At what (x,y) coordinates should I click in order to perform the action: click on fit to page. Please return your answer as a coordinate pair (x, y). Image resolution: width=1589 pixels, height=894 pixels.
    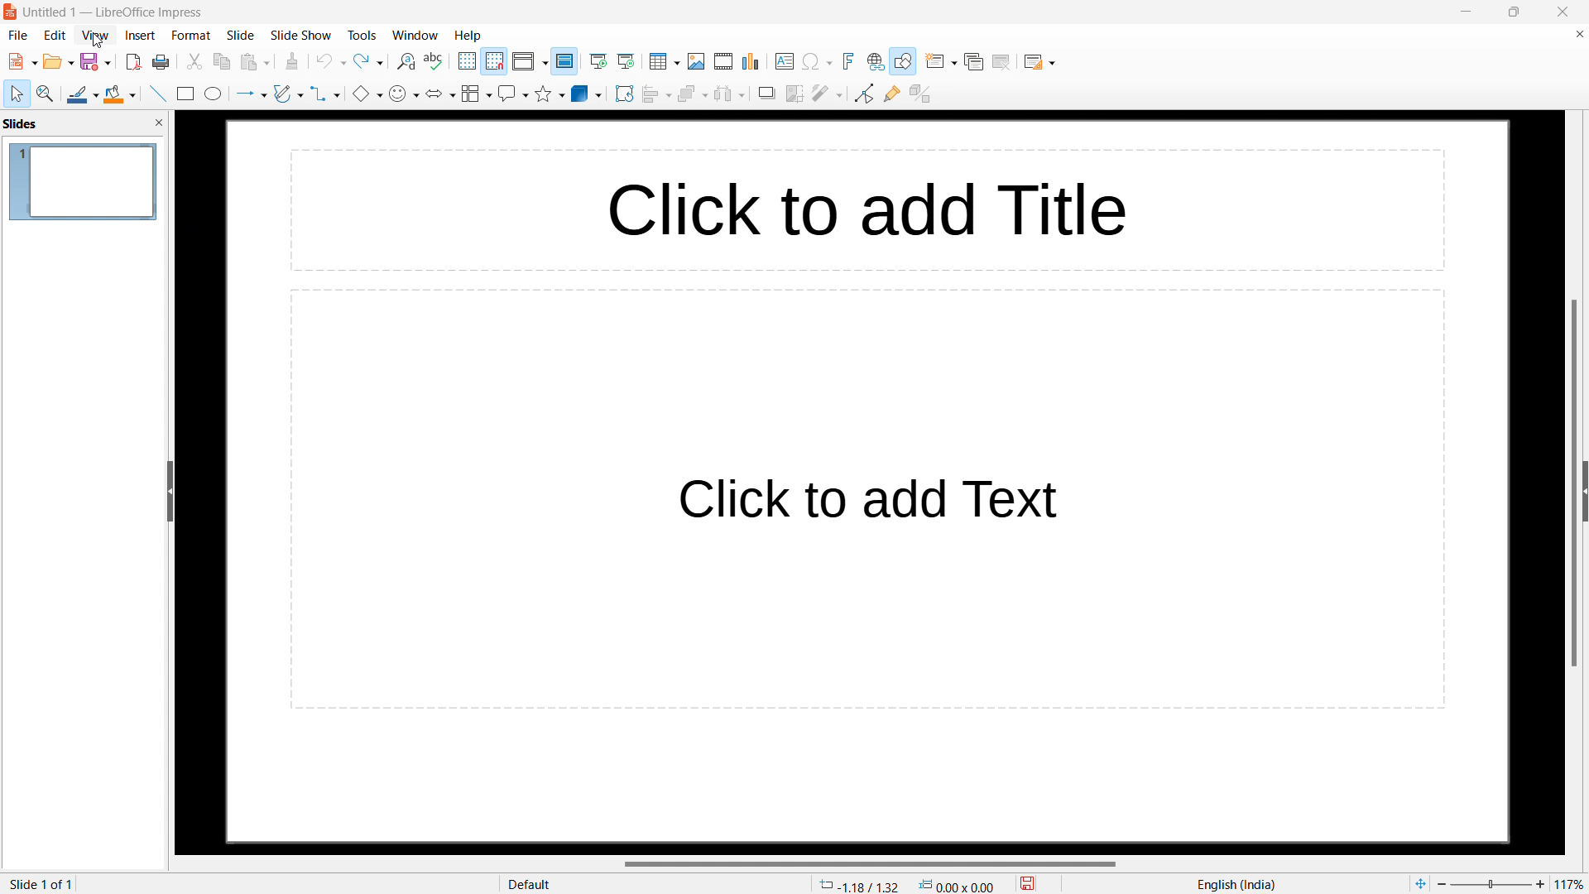
    Looking at the image, I should click on (1419, 883).